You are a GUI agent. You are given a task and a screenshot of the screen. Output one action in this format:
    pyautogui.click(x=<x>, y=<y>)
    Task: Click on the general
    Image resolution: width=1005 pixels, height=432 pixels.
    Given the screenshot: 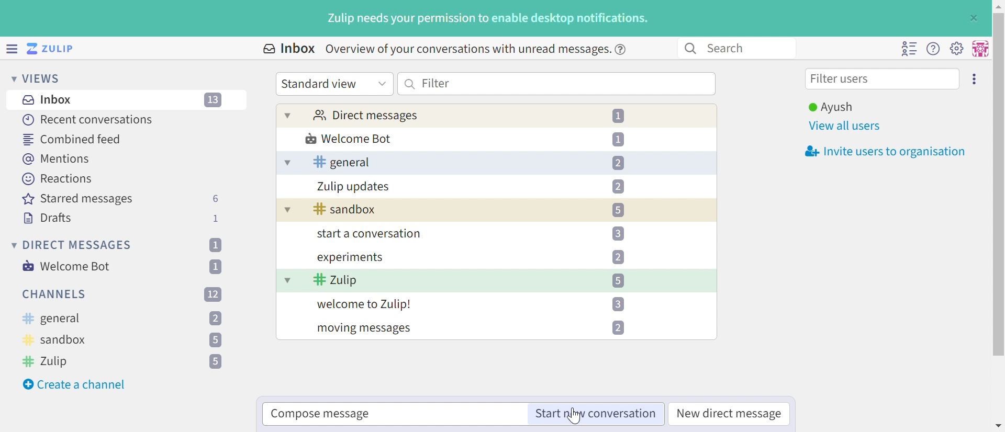 What is the action you would take?
    pyautogui.click(x=51, y=319)
    